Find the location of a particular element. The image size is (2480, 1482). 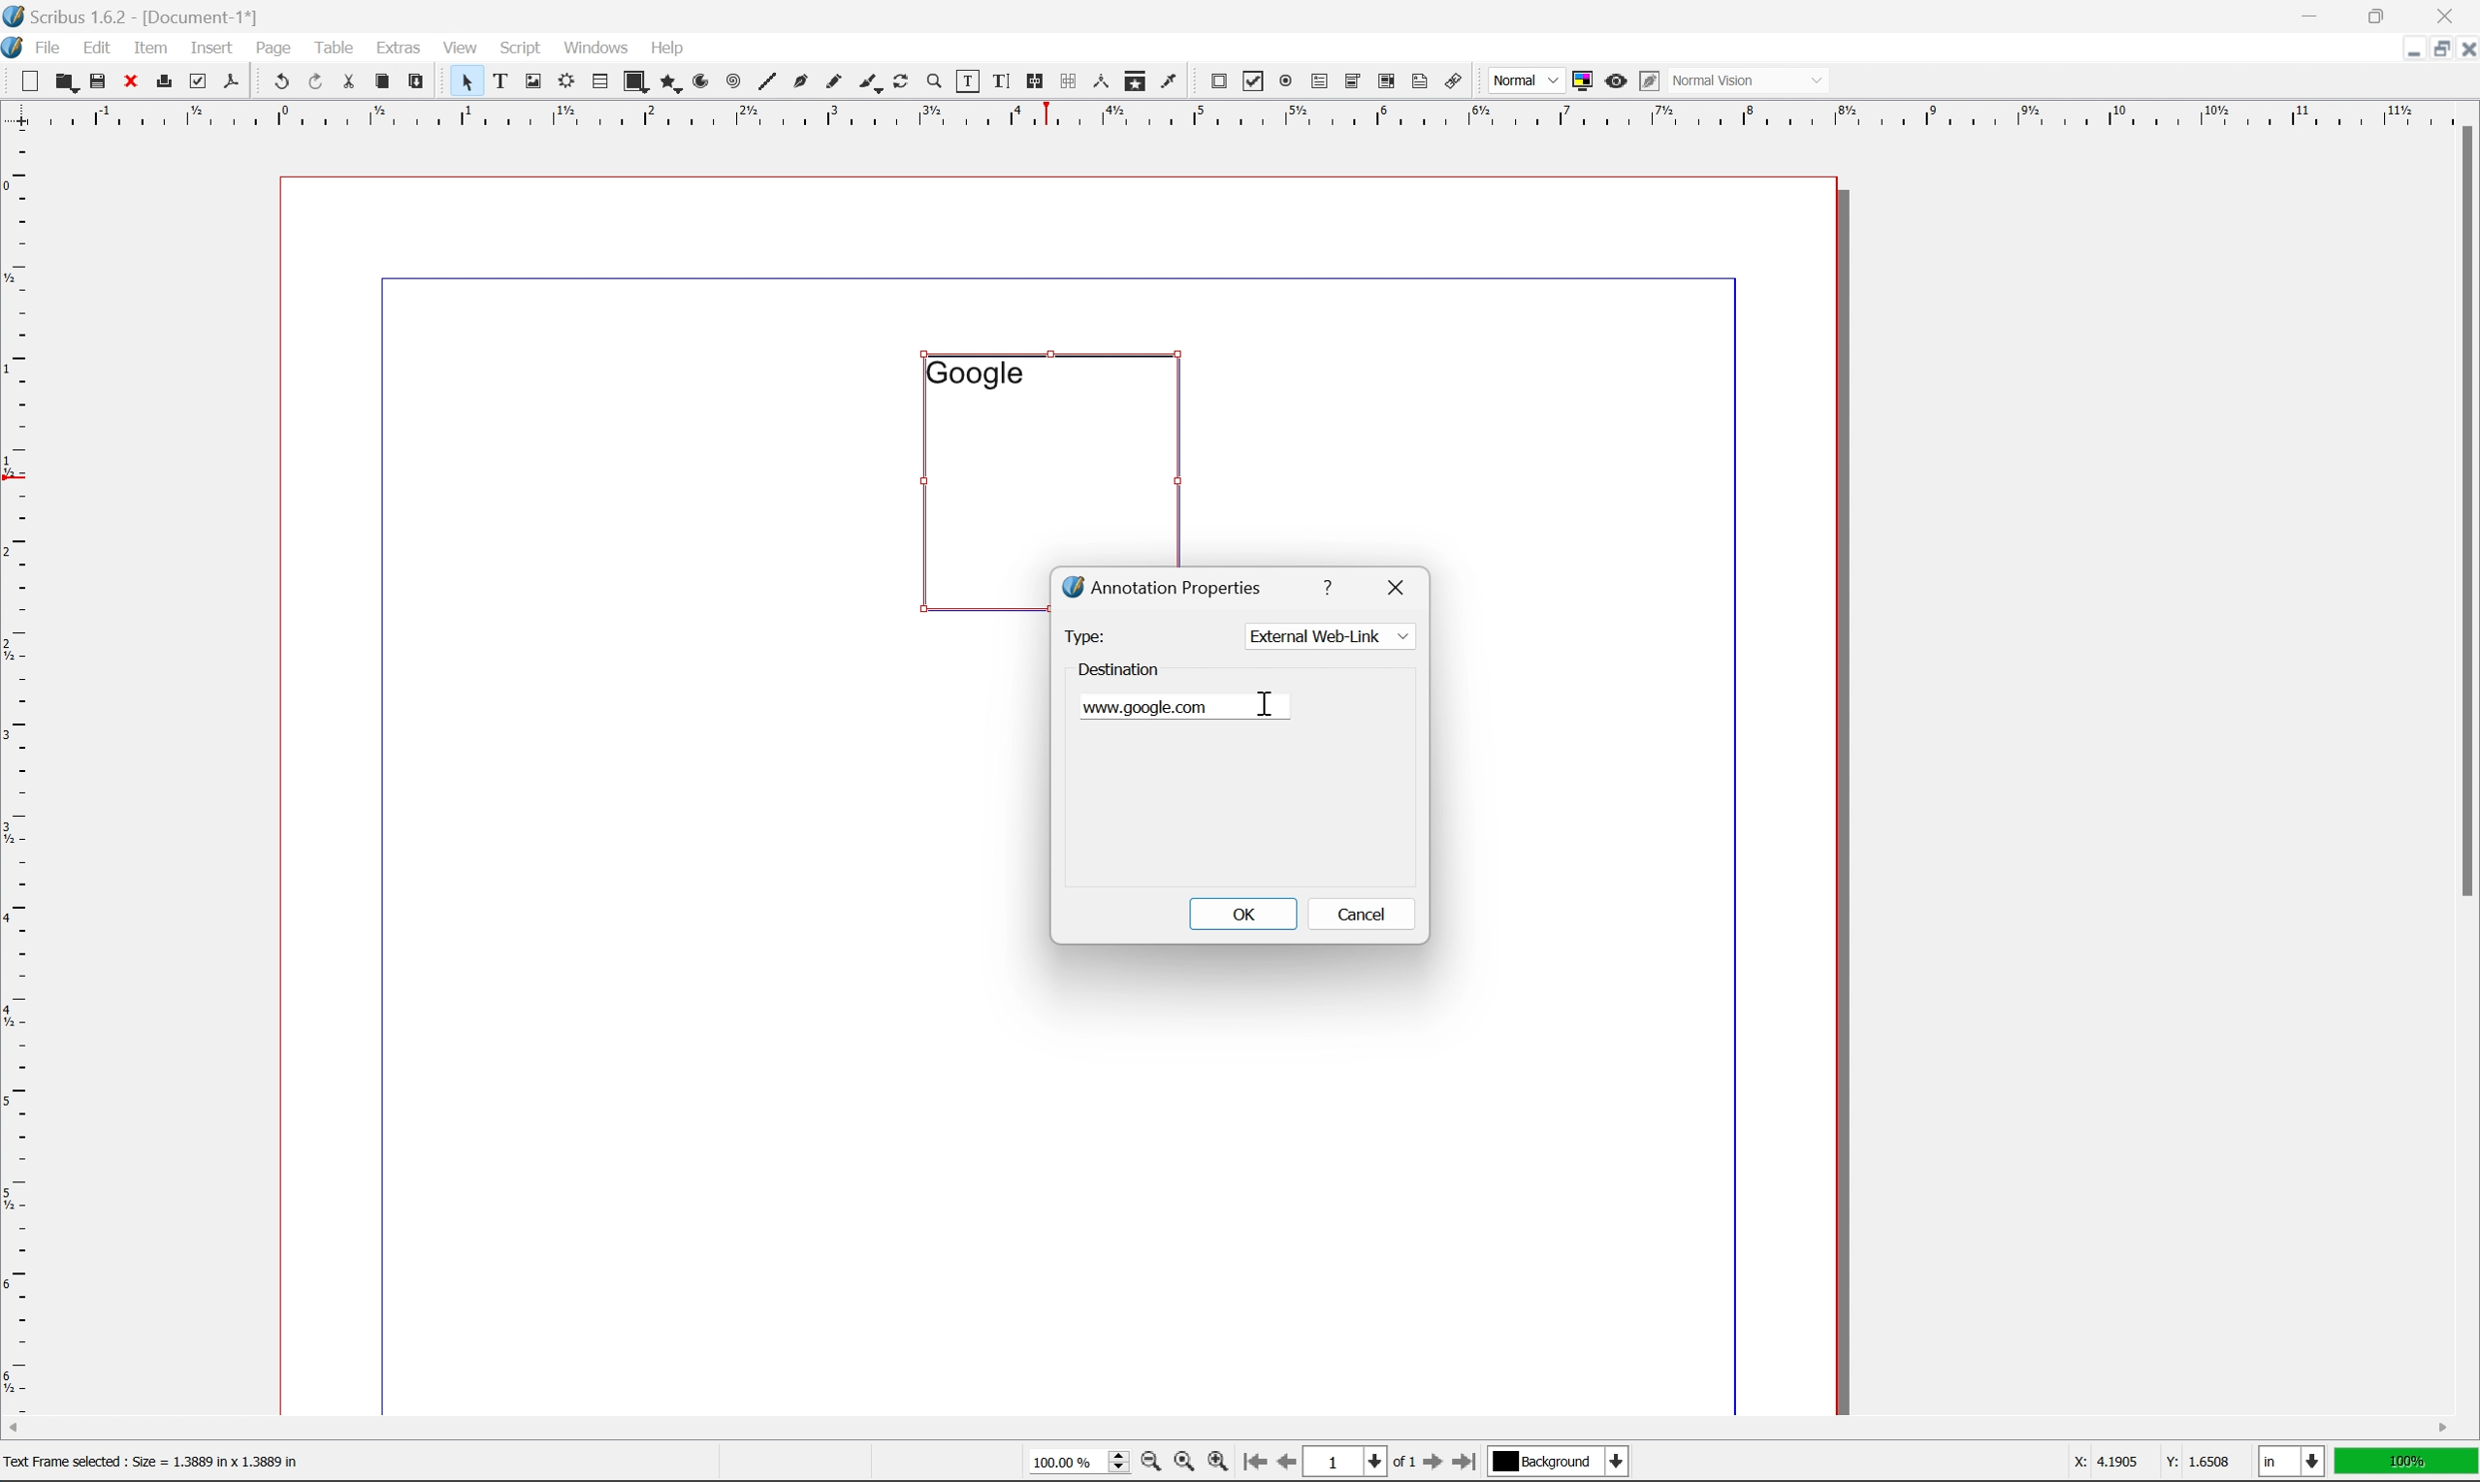

text frame selected; size = 1.3889 in x 1.3889 in is located at coordinates (154, 1461).